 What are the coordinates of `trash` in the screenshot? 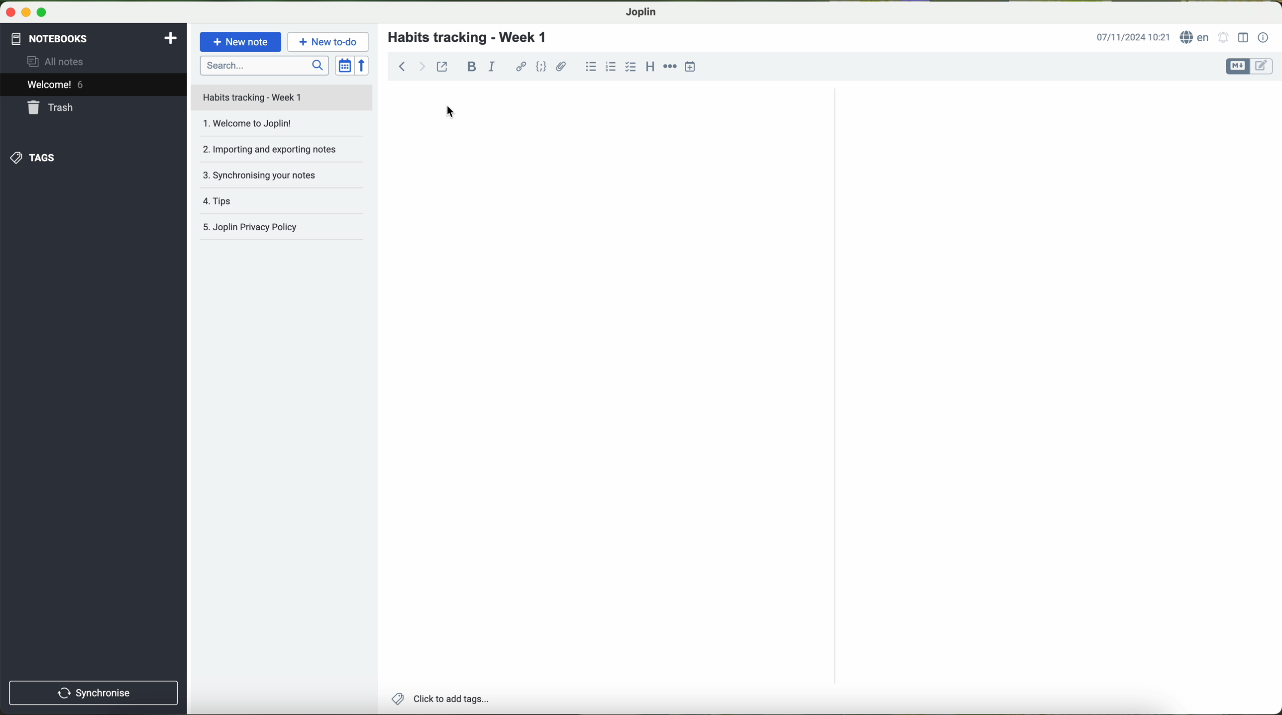 It's located at (52, 107).